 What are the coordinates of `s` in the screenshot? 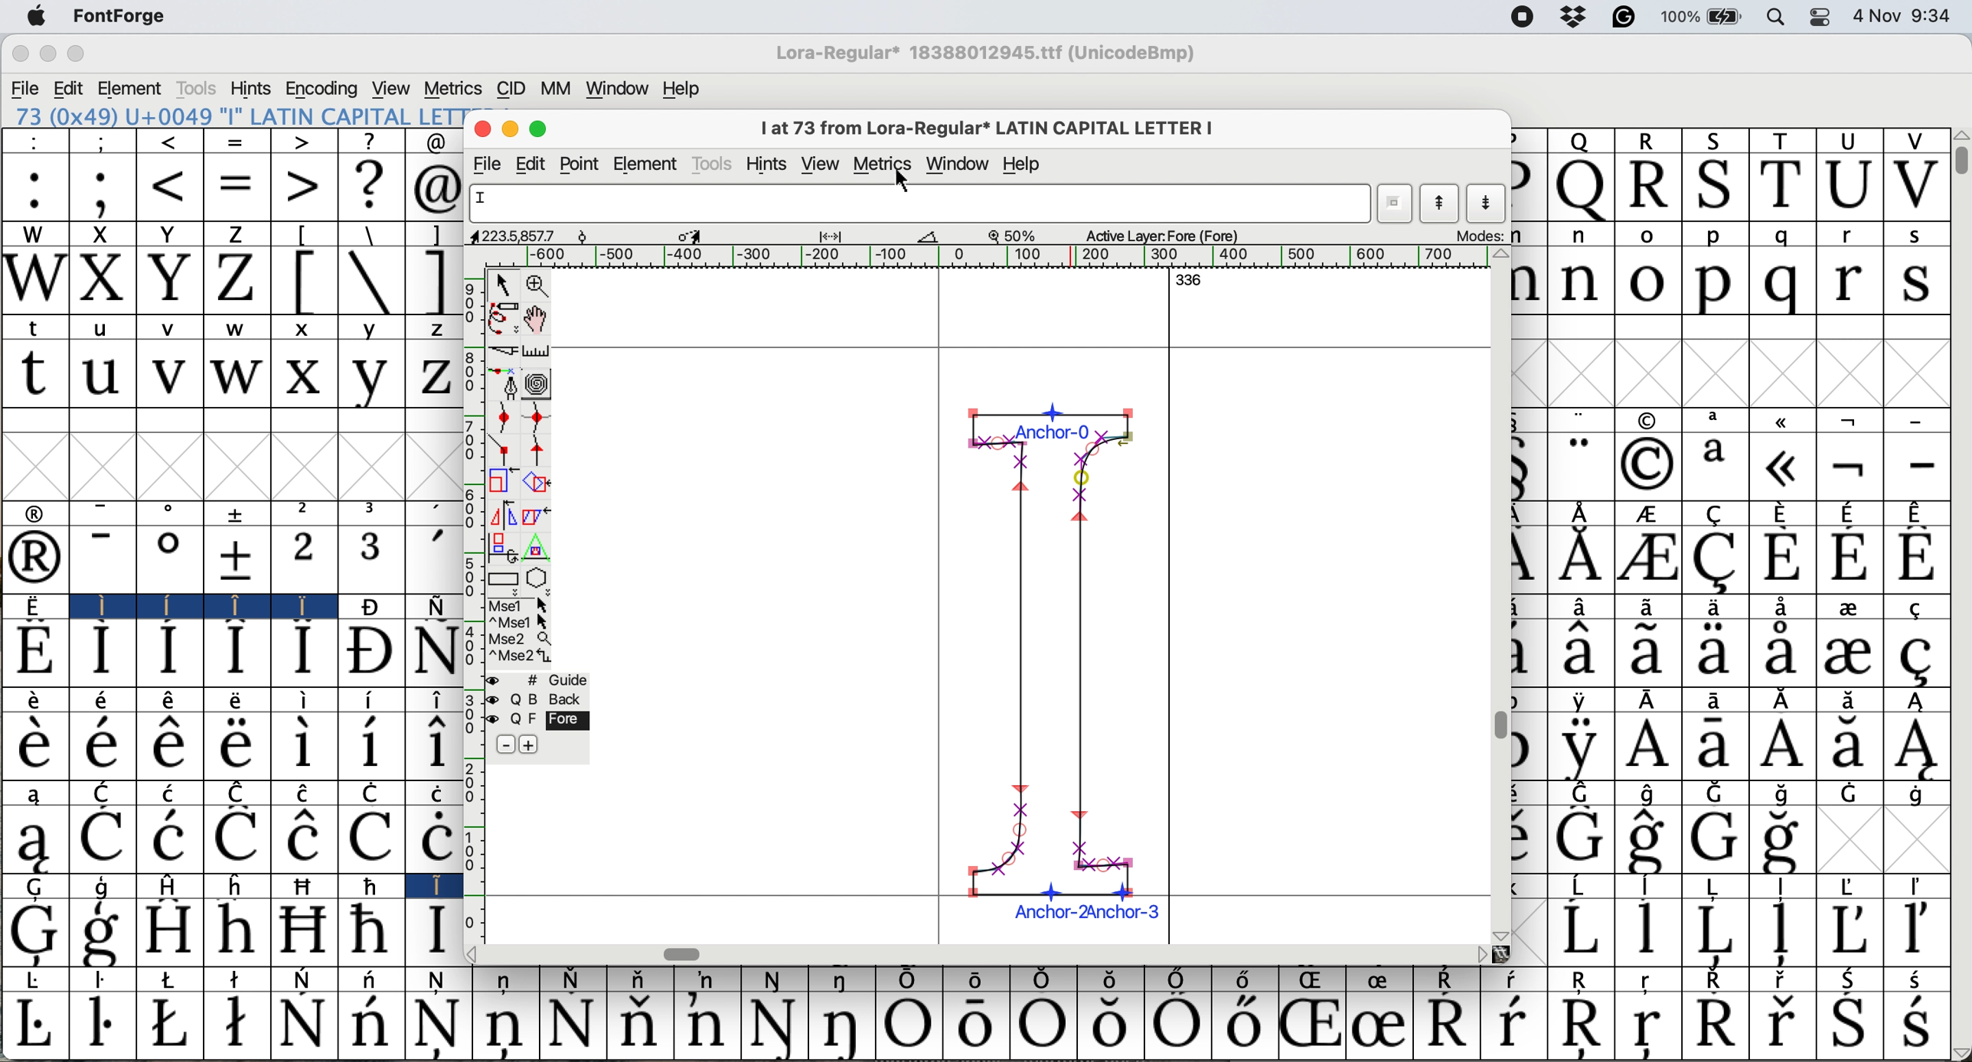 It's located at (1918, 236).